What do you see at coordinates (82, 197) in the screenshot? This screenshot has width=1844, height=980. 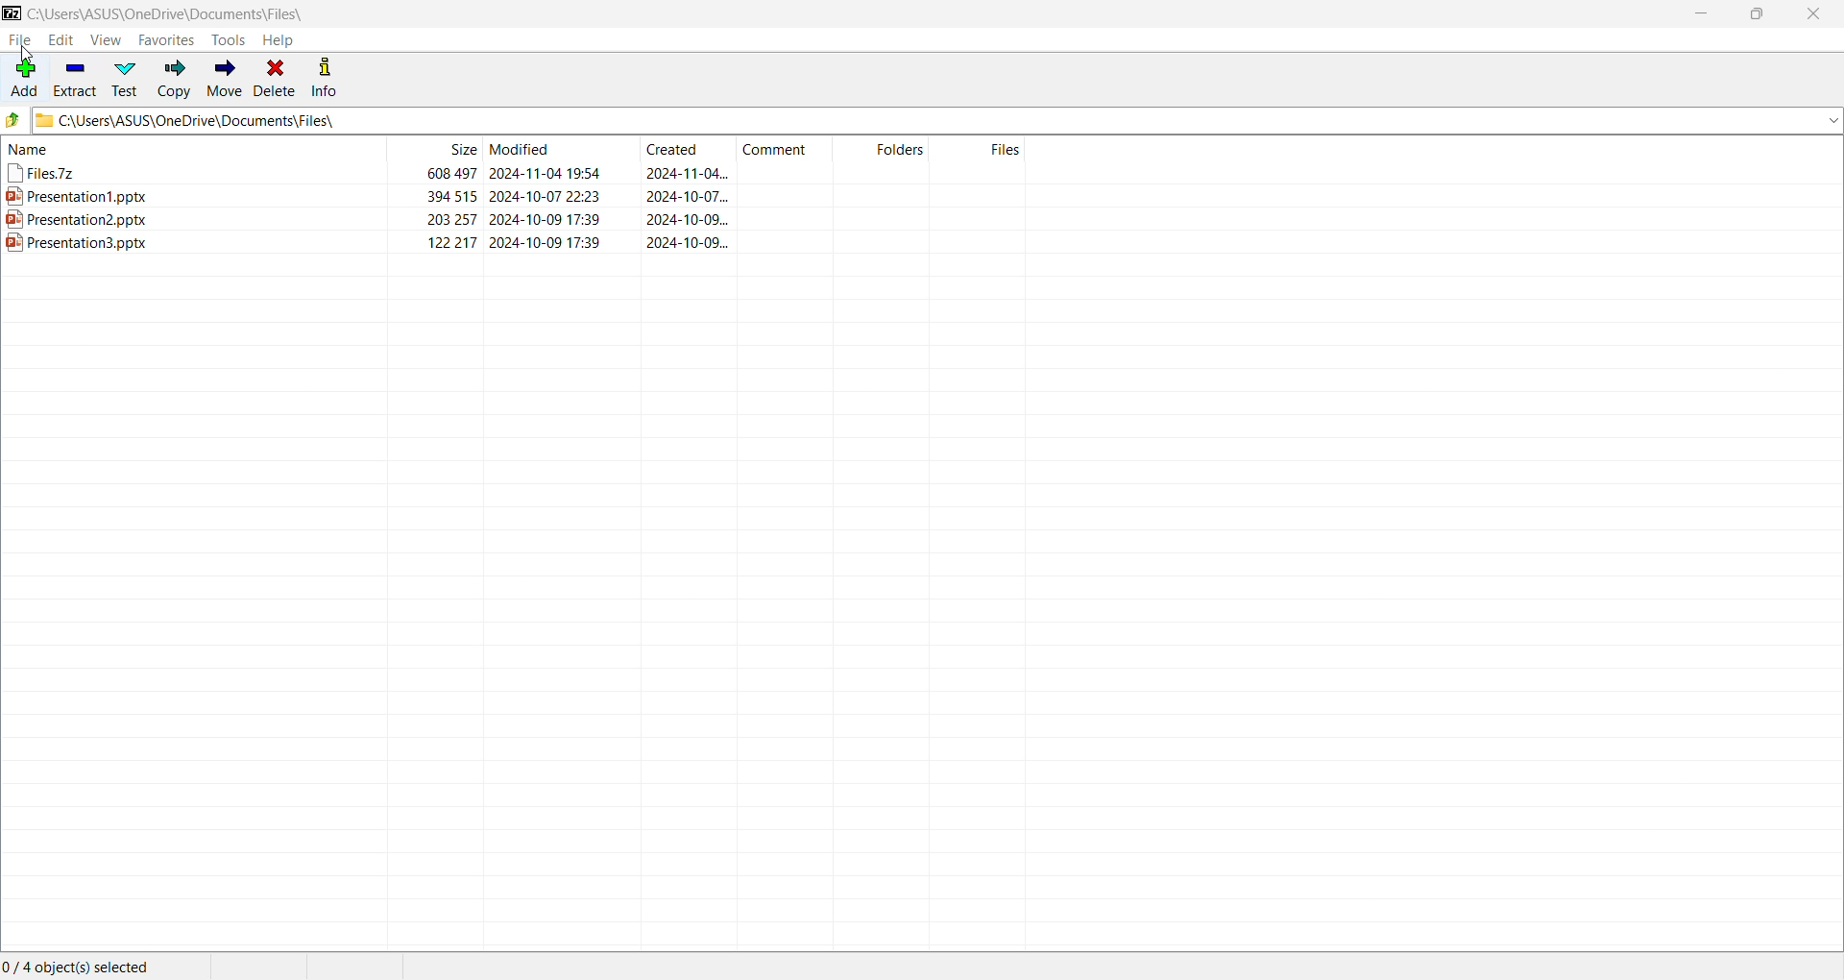 I see `3%) Presentation 1.pptx` at bounding box center [82, 197].